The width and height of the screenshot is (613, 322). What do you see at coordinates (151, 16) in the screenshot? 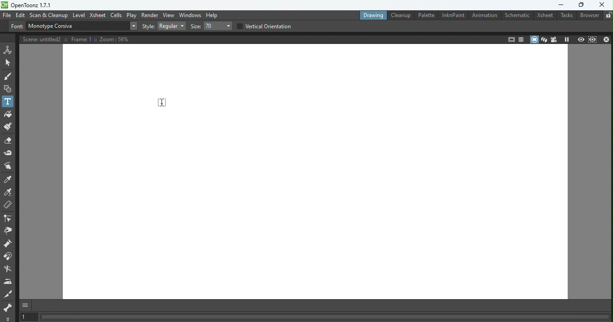
I see `Render` at bounding box center [151, 16].